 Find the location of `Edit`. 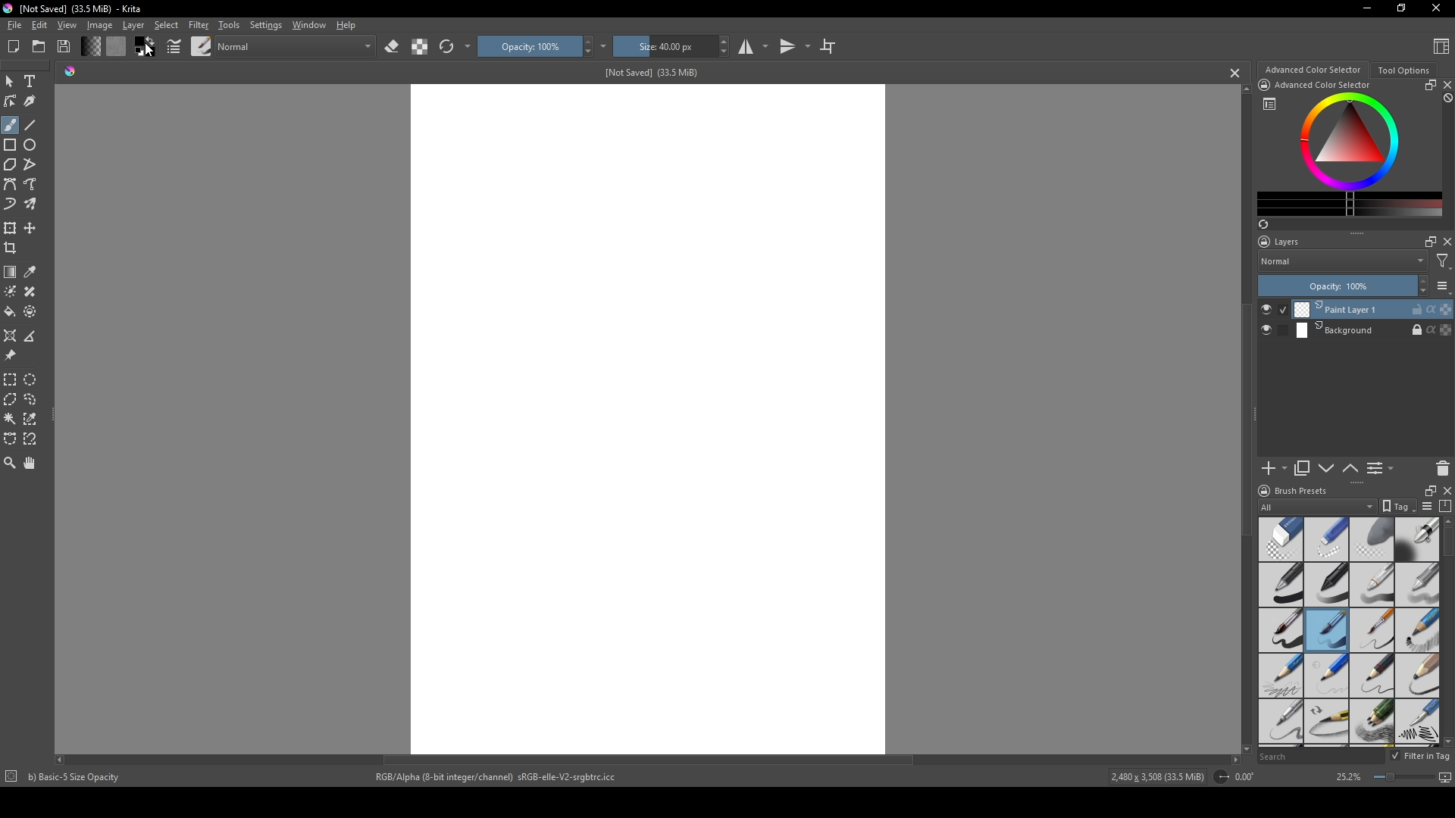

Edit is located at coordinates (39, 25).